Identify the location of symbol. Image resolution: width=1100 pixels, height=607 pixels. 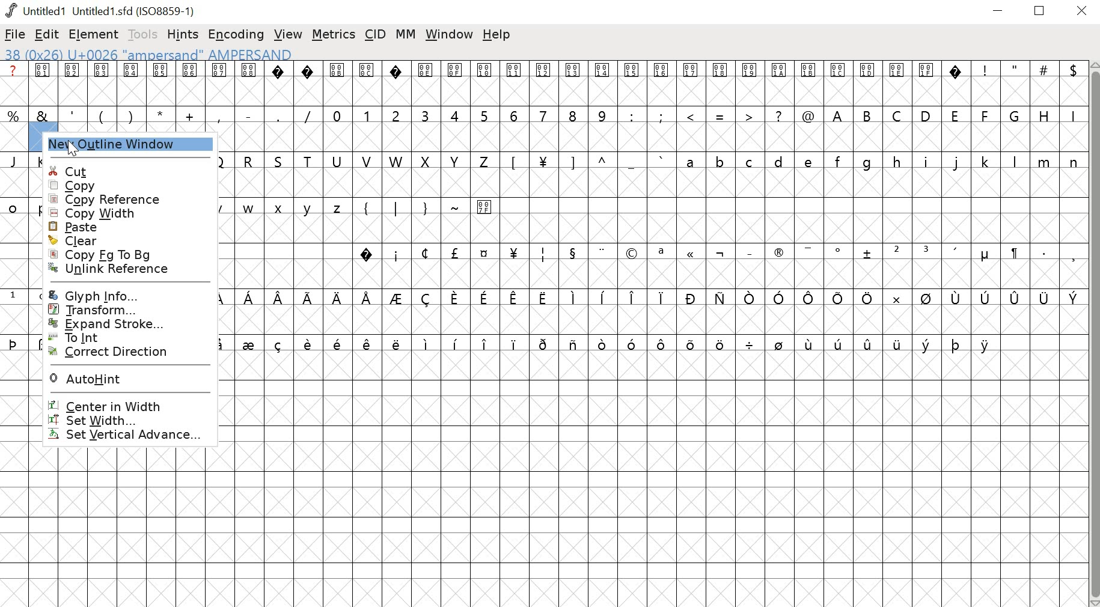
(780, 297).